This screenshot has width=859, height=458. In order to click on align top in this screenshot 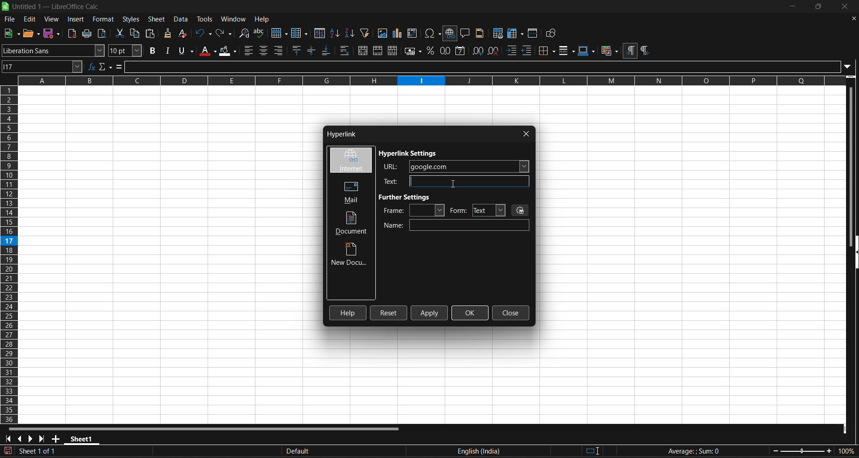, I will do `click(298, 50)`.